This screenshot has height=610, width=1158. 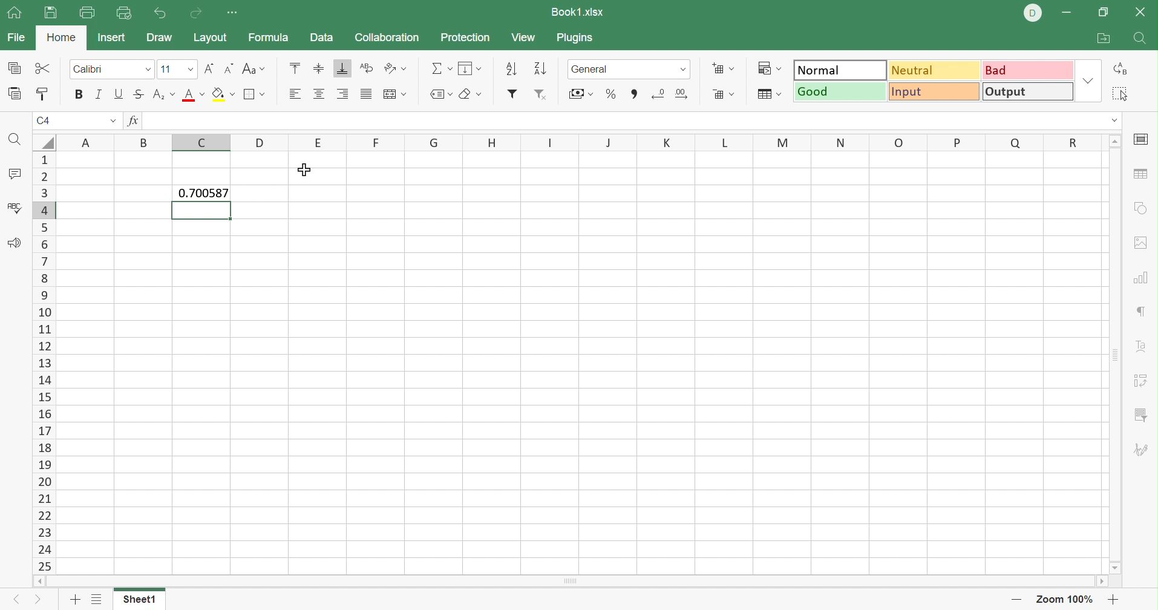 I want to click on Underline, so click(x=118, y=93).